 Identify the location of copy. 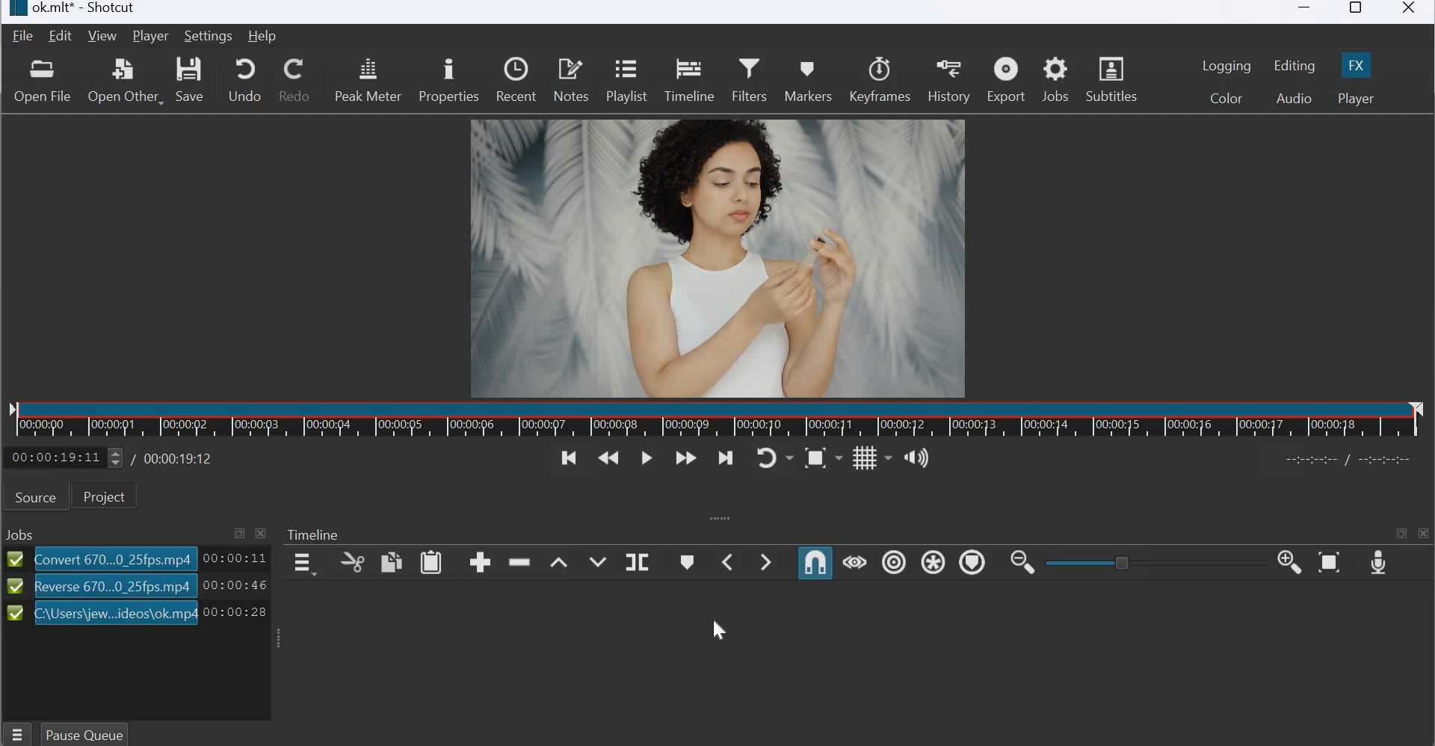
(389, 562).